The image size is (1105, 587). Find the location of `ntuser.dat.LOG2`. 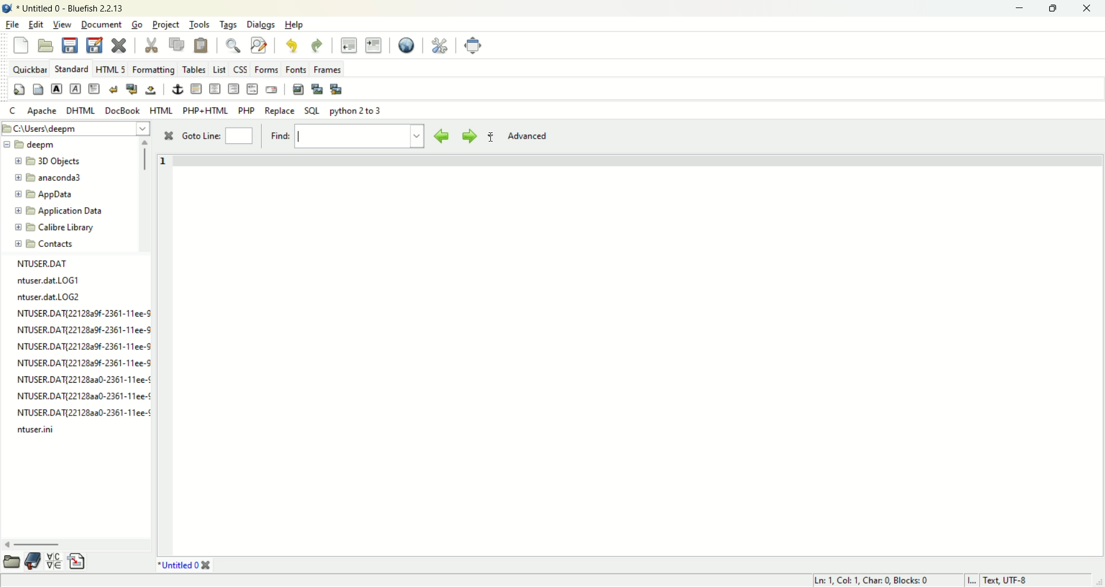

ntuser.dat.LOG2 is located at coordinates (49, 298).